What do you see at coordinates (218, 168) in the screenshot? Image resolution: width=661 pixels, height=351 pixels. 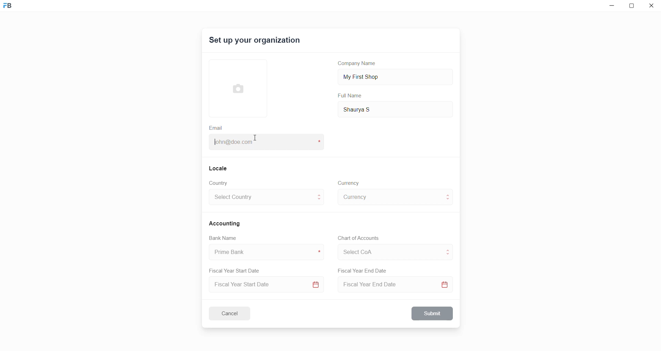 I see `Locale` at bounding box center [218, 168].